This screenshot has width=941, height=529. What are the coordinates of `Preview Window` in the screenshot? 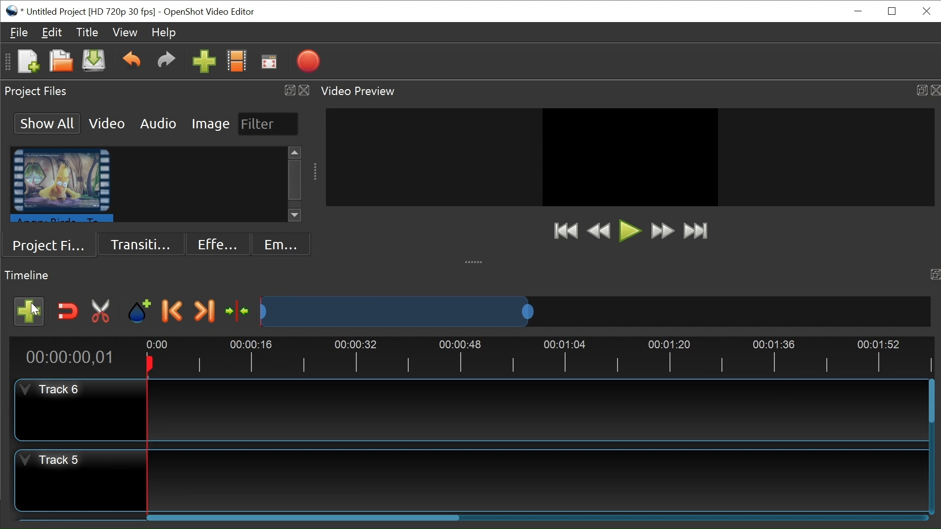 It's located at (630, 158).